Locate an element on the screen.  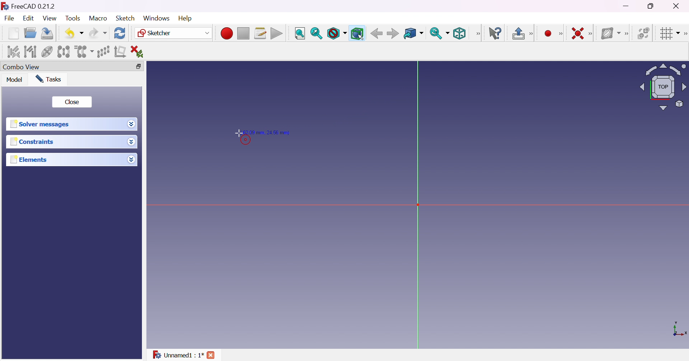
Constrain coincident is located at coordinates (577, 33).